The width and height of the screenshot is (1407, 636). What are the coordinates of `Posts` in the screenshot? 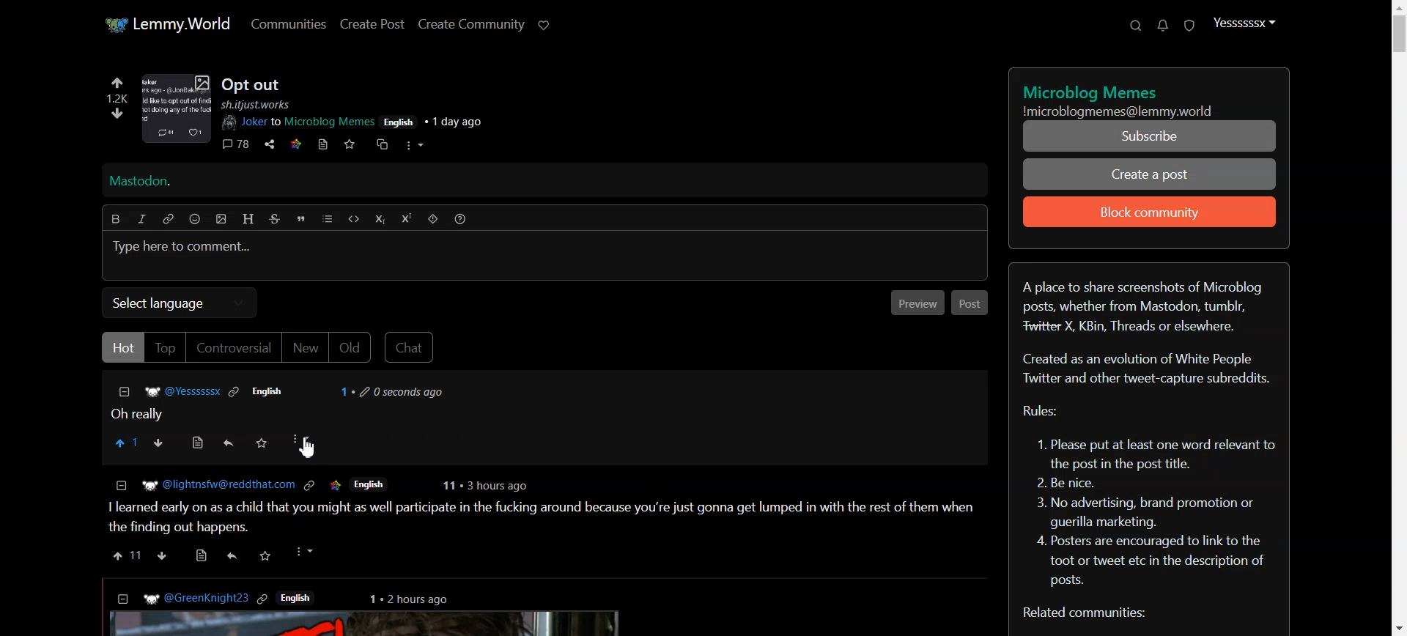 It's located at (539, 503).